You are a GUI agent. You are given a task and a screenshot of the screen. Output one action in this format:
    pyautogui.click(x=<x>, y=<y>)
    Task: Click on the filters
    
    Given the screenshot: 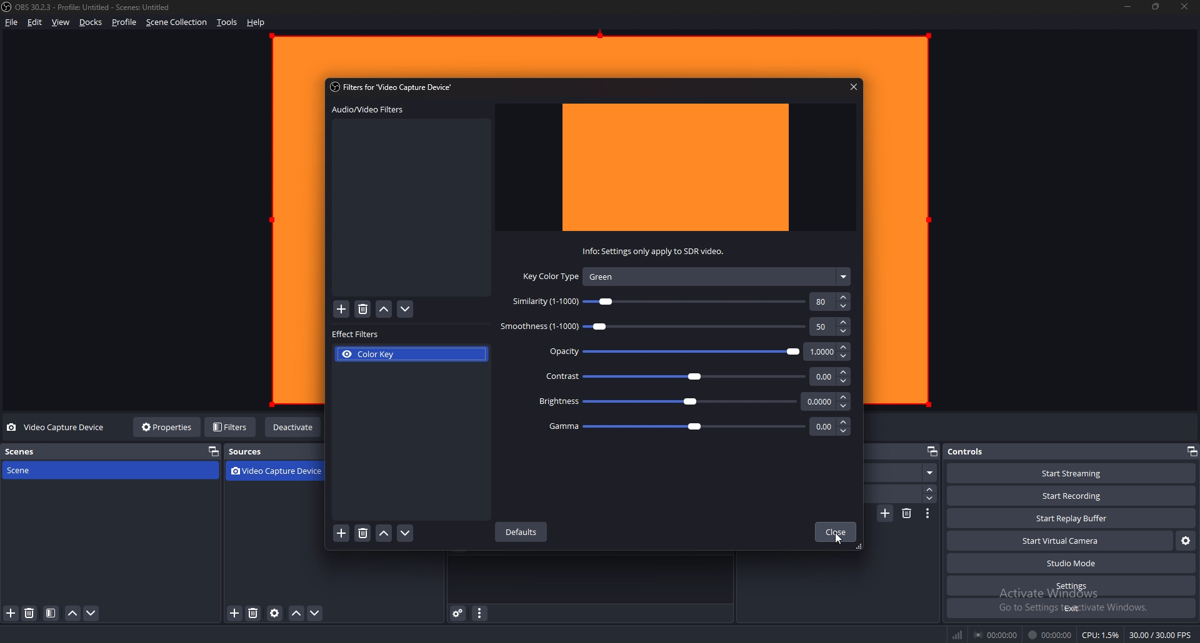 What is the action you would take?
    pyautogui.click(x=231, y=426)
    